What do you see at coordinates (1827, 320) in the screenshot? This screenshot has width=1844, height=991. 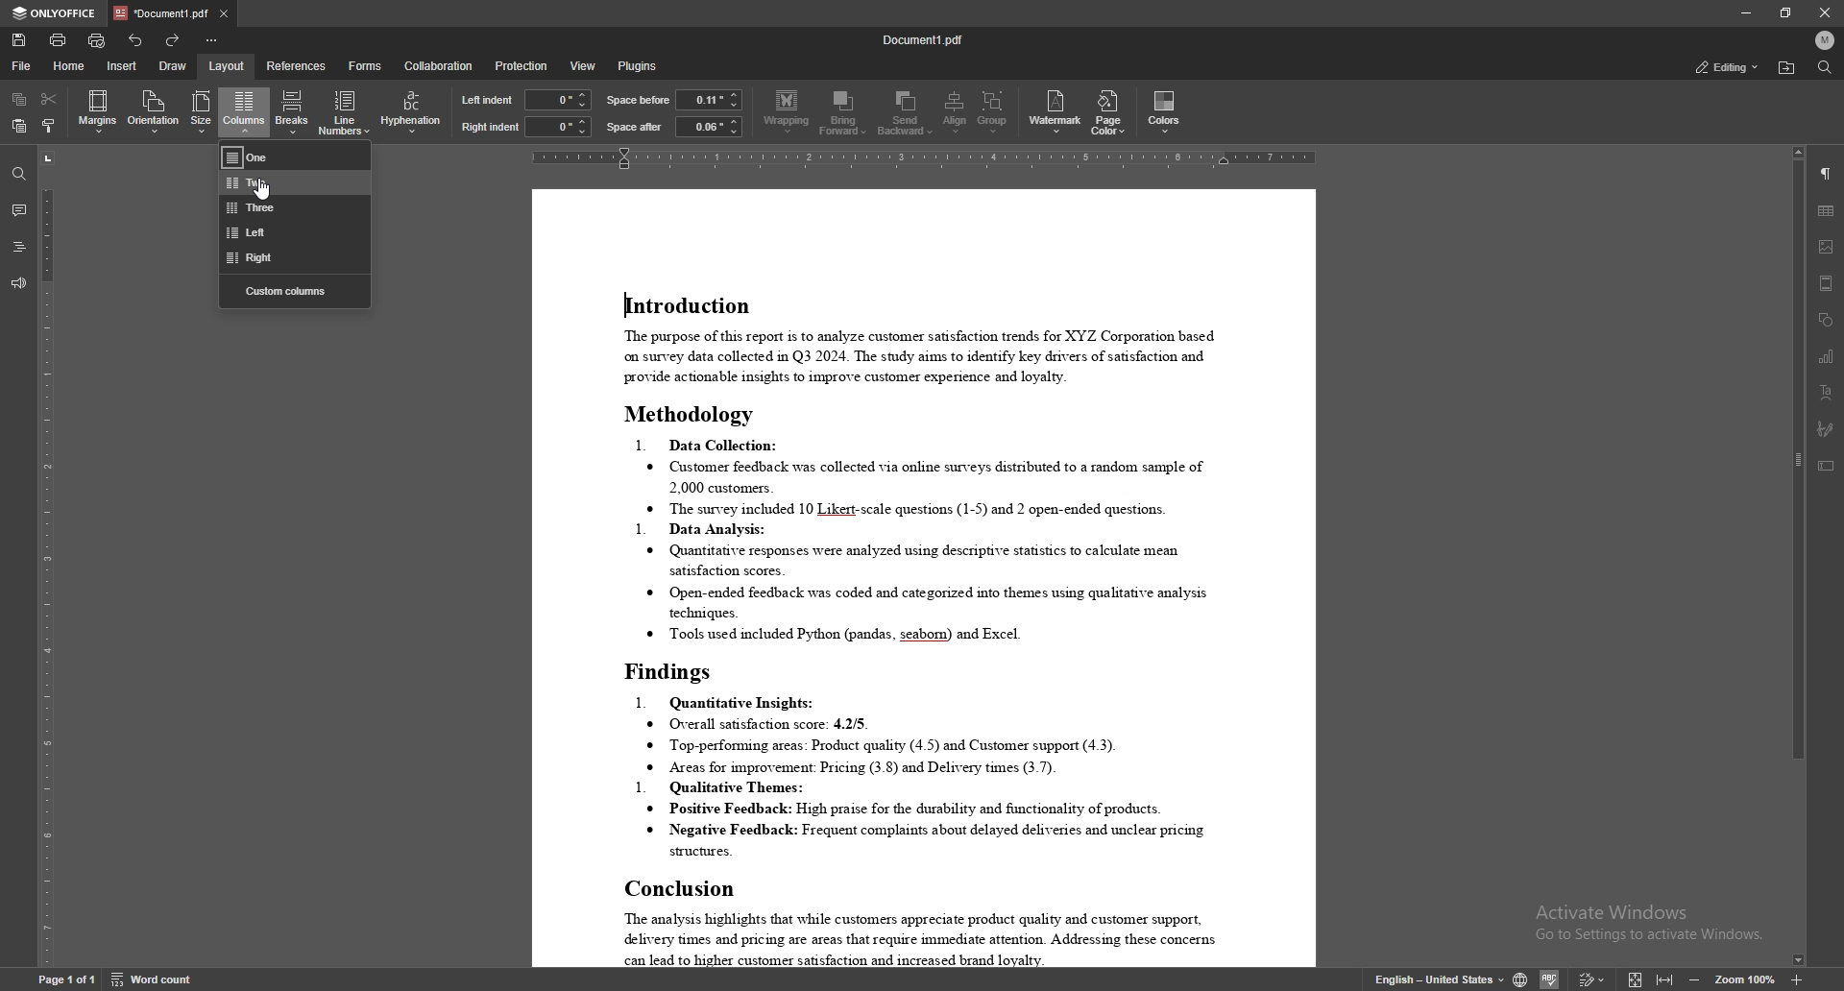 I see `shapes` at bounding box center [1827, 320].